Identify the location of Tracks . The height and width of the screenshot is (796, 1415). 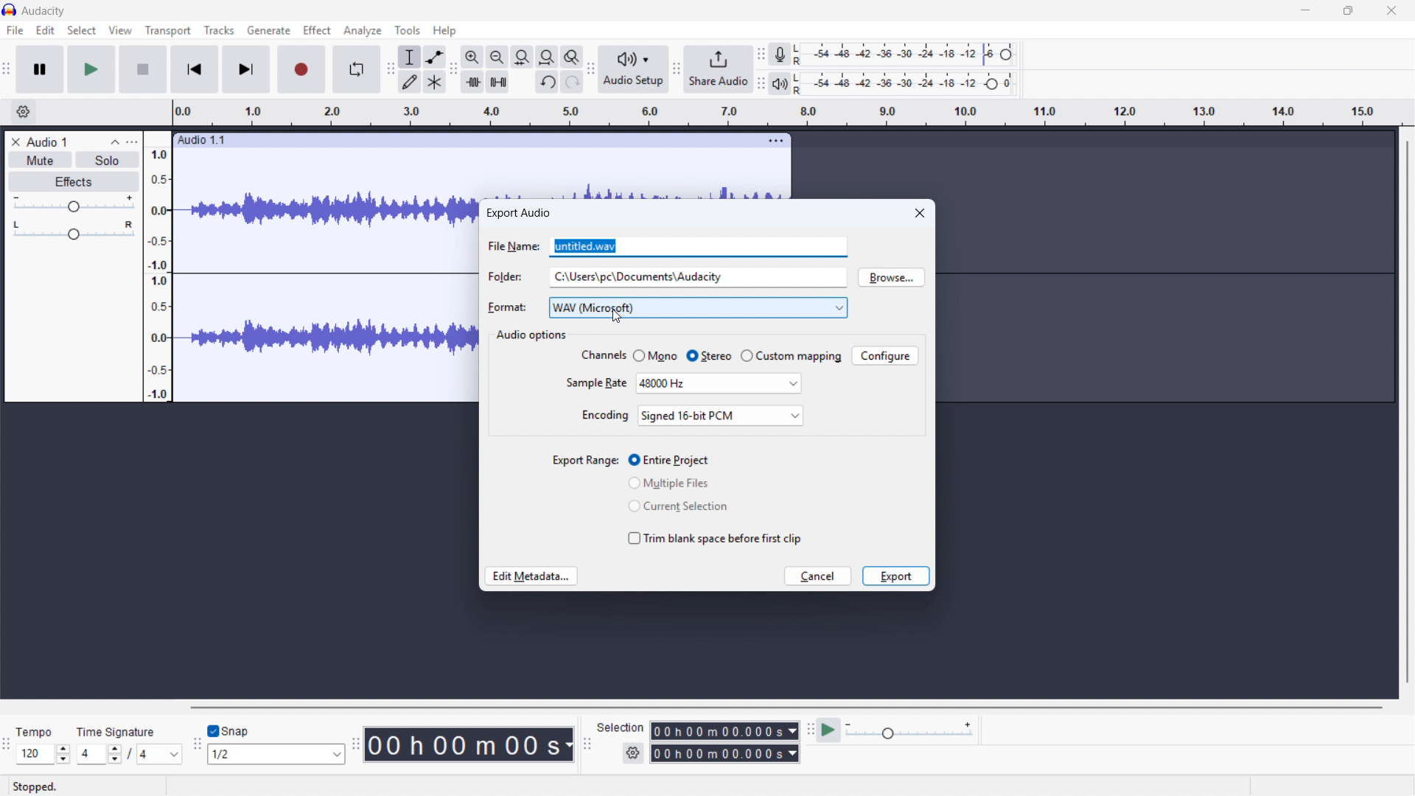
(220, 29).